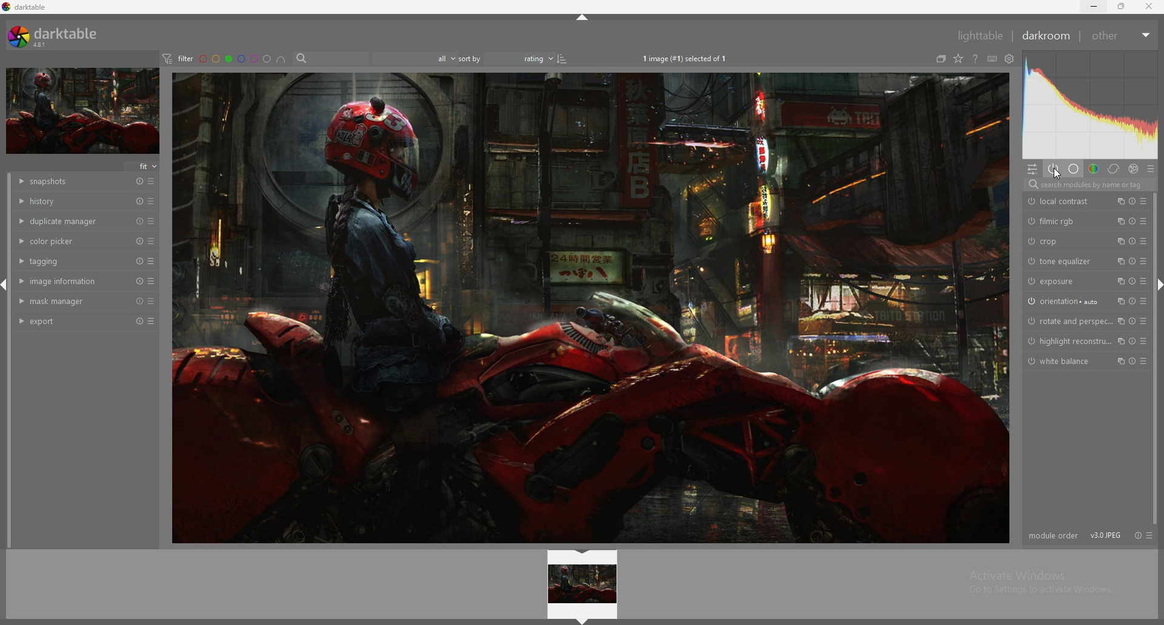  What do you see at coordinates (1009, 58) in the screenshot?
I see `see global preferences` at bounding box center [1009, 58].